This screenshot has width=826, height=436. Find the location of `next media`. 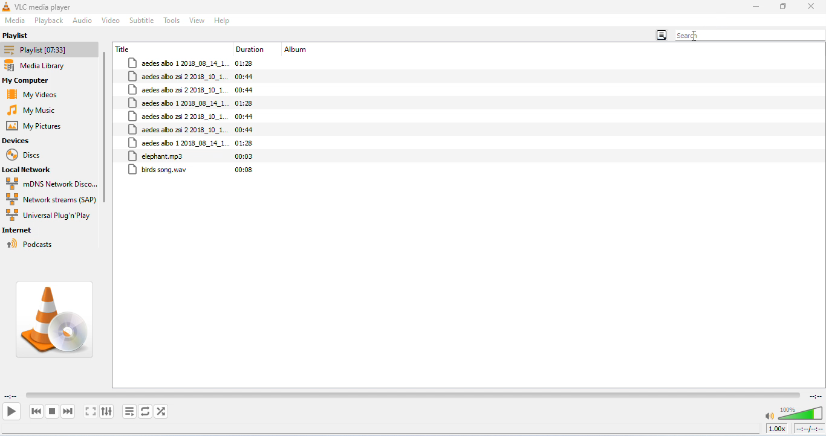

next media is located at coordinates (69, 412).